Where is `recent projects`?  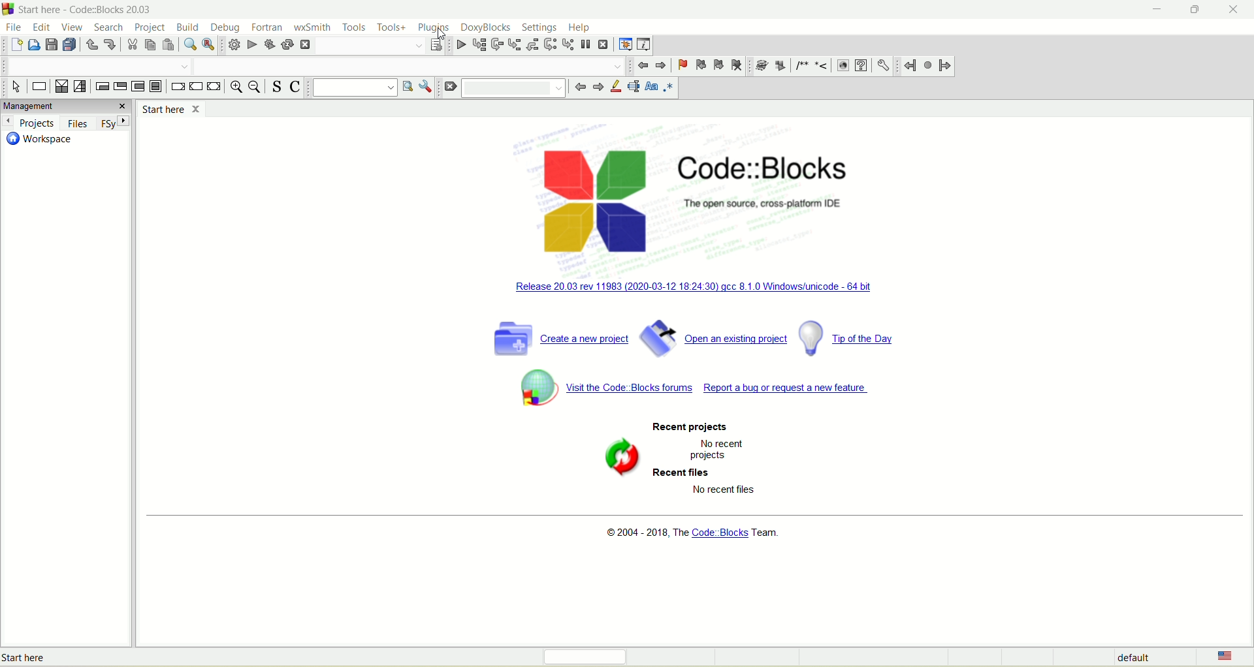
recent projects is located at coordinates (688, 426).